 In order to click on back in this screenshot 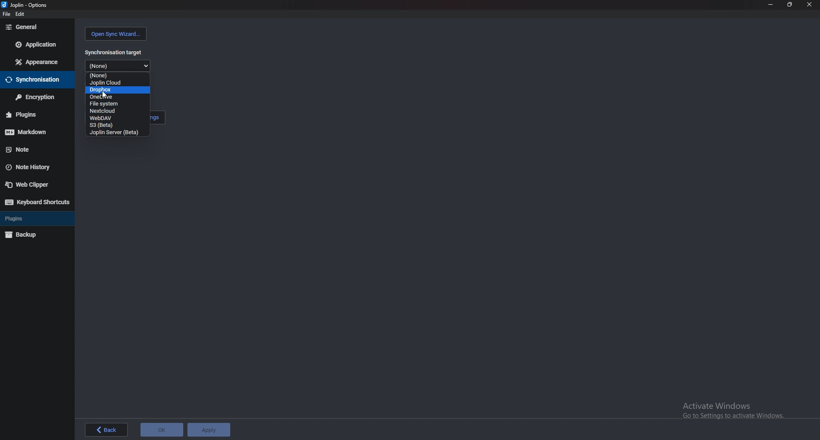, I will do `click(108, 430)`.